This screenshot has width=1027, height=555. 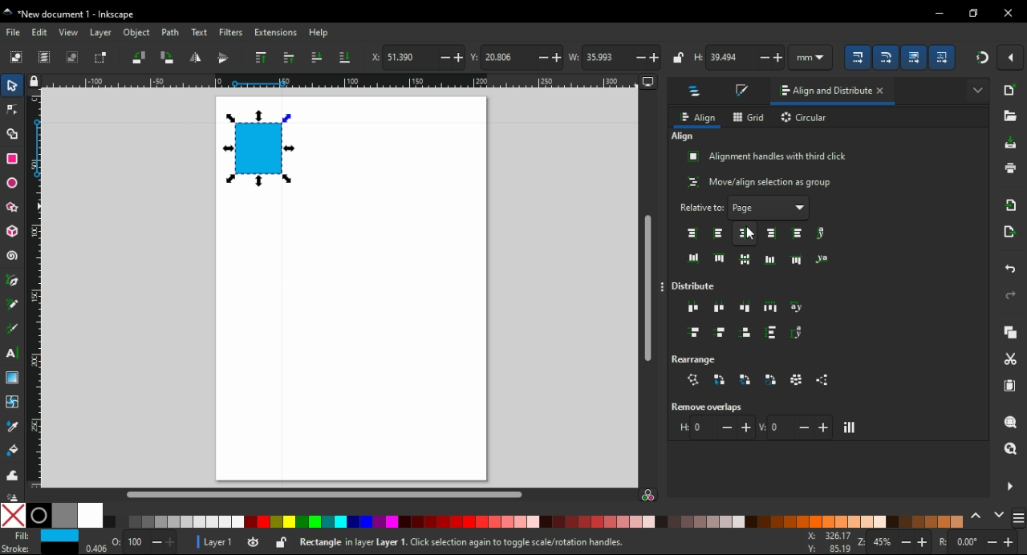 What do you see at coordinates (722, 334) in the screenshot?
I see `distribute vertically with even spacing between centers` at bounding box center [722, 334].